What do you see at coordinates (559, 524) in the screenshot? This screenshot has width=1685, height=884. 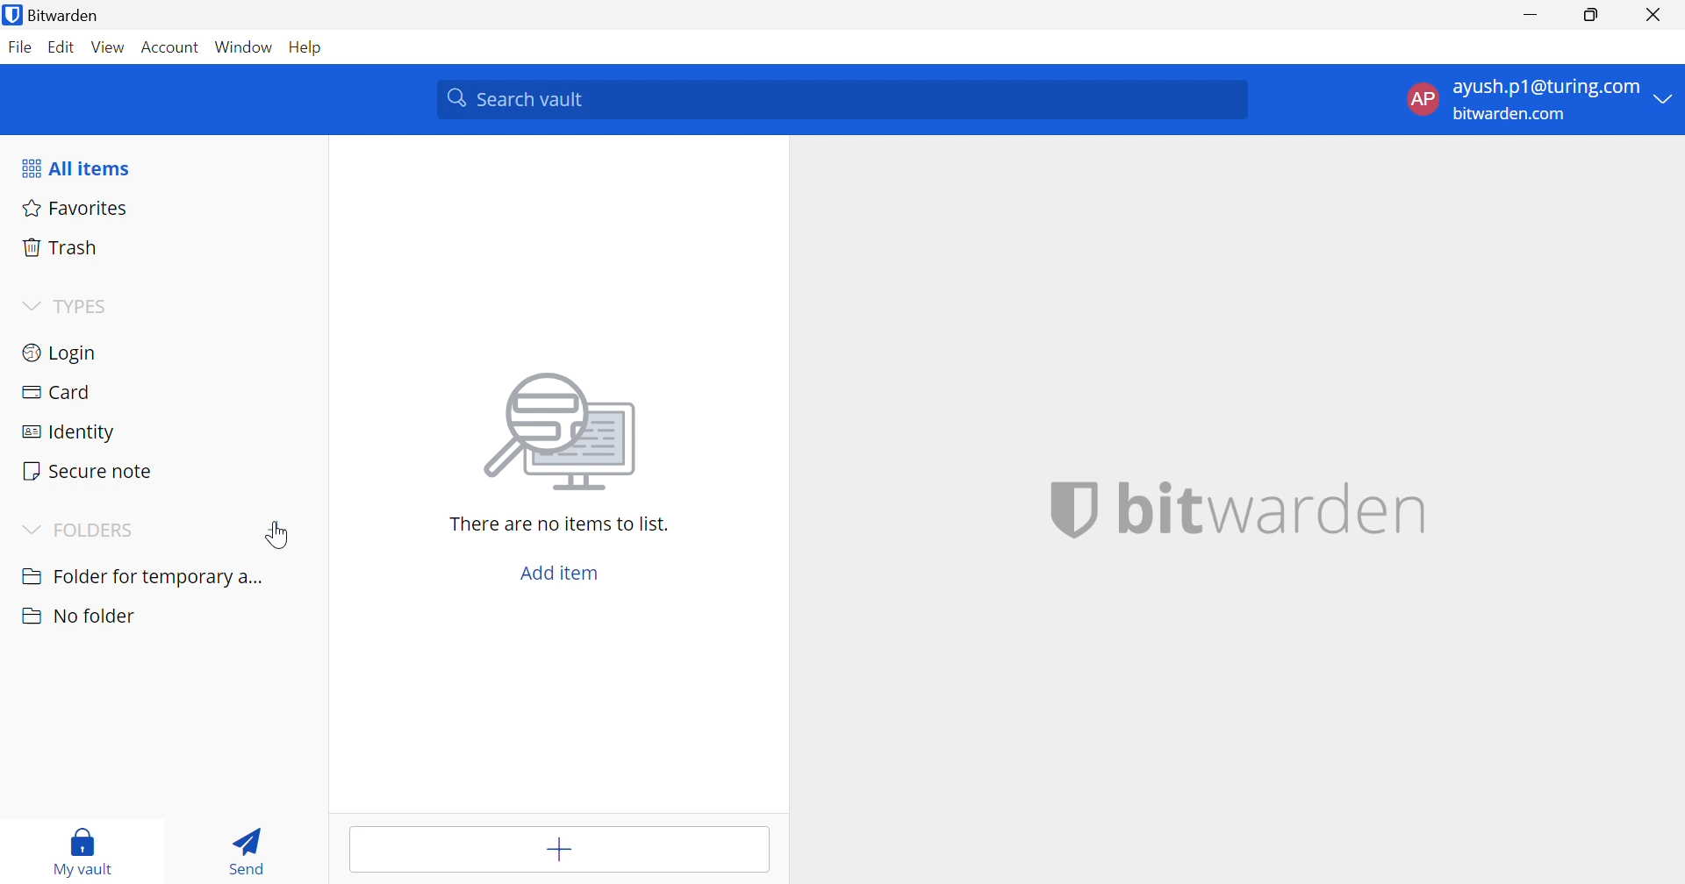 I see `There are no items to list` at bounding box center [559, 524].